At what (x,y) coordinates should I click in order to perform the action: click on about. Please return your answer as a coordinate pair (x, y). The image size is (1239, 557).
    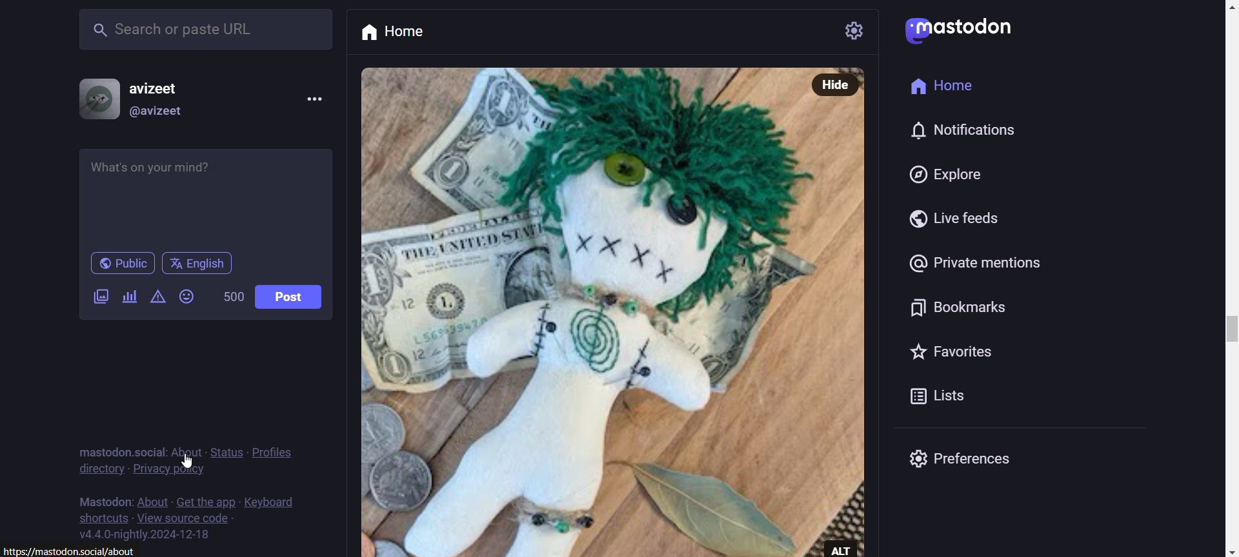
    Looking at the image, I should click on (185, 449).